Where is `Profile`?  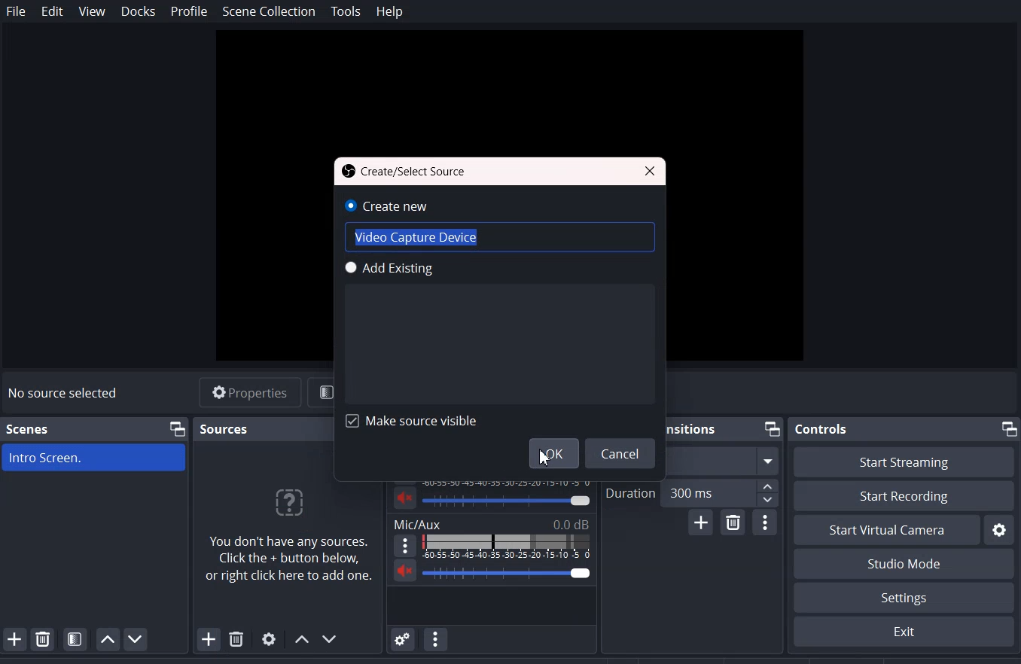 Profile is located at coordinates (189, 11).